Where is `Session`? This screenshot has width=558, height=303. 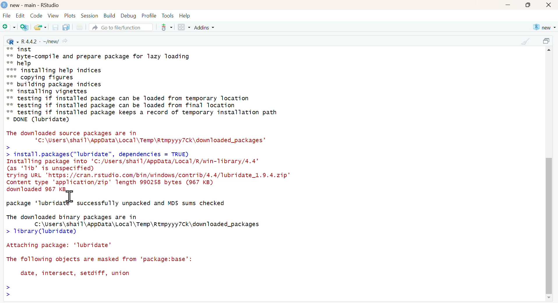
Session is located at coordinates (89, 15).